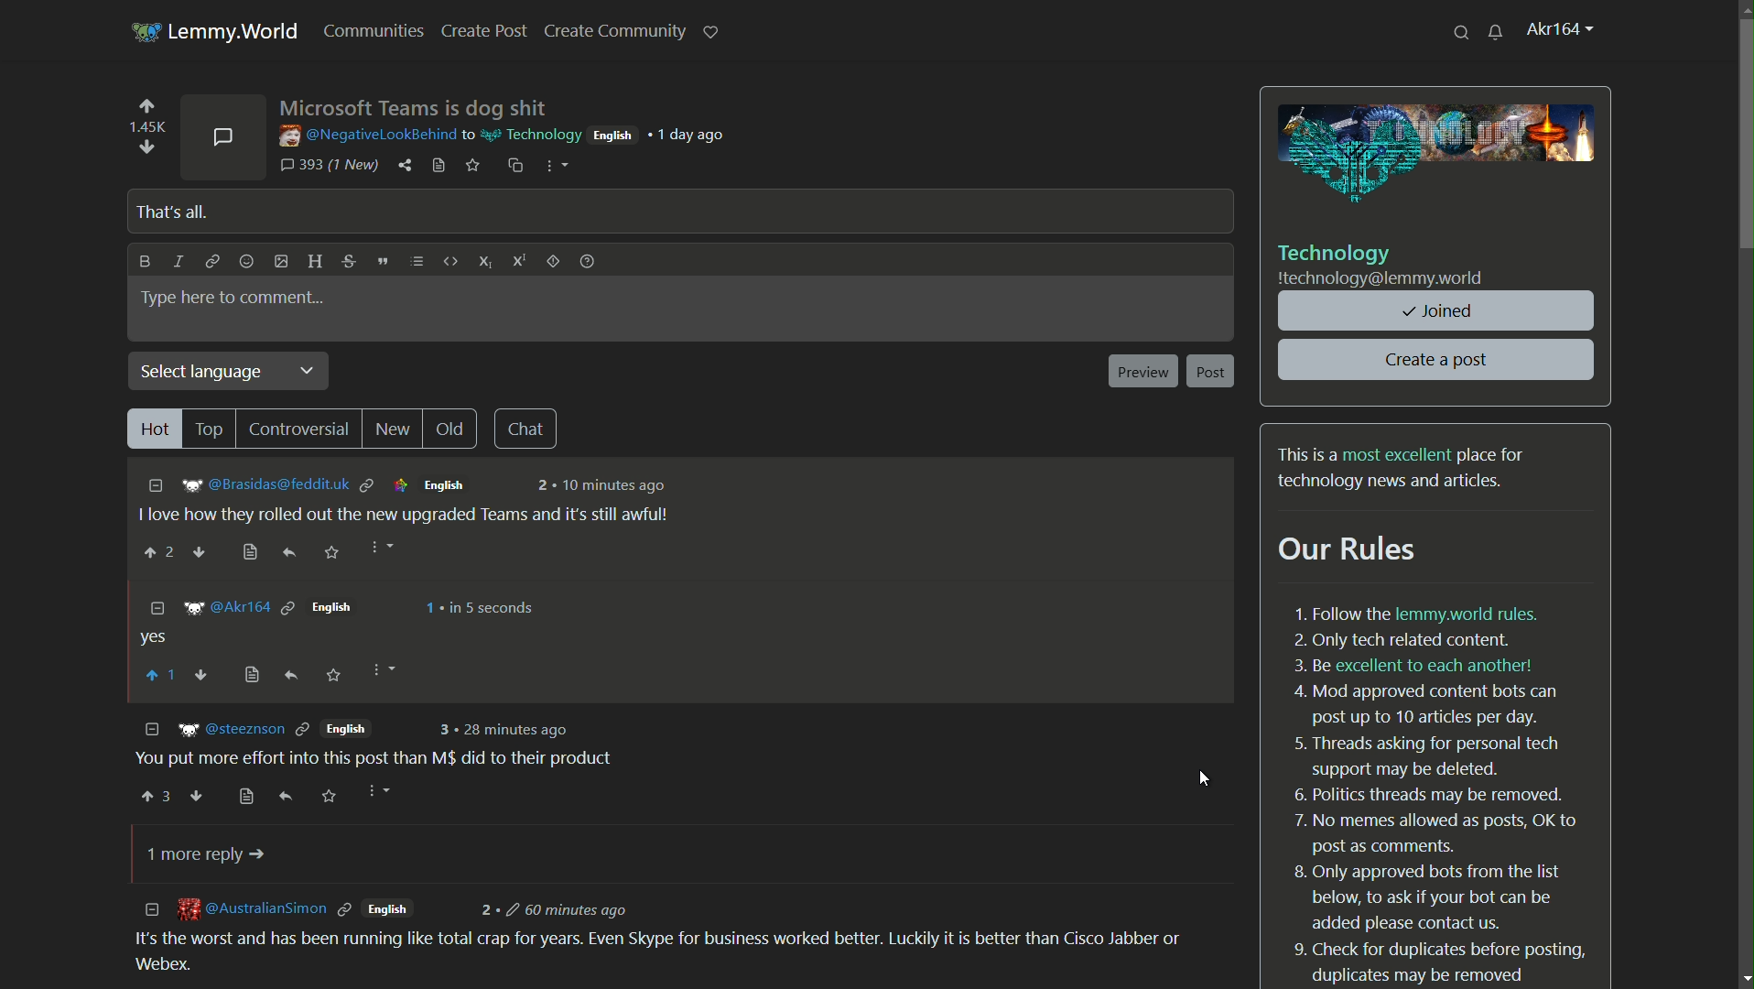 This screenshot has width=1754, height=989. I want to click on cursor, so click(1206, 777).